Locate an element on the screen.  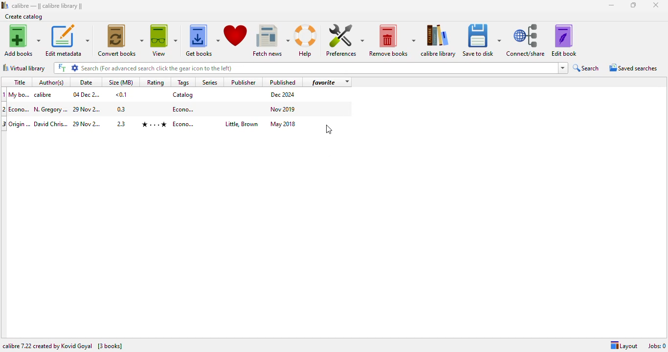
catalog is located at coordinates (183, 94).